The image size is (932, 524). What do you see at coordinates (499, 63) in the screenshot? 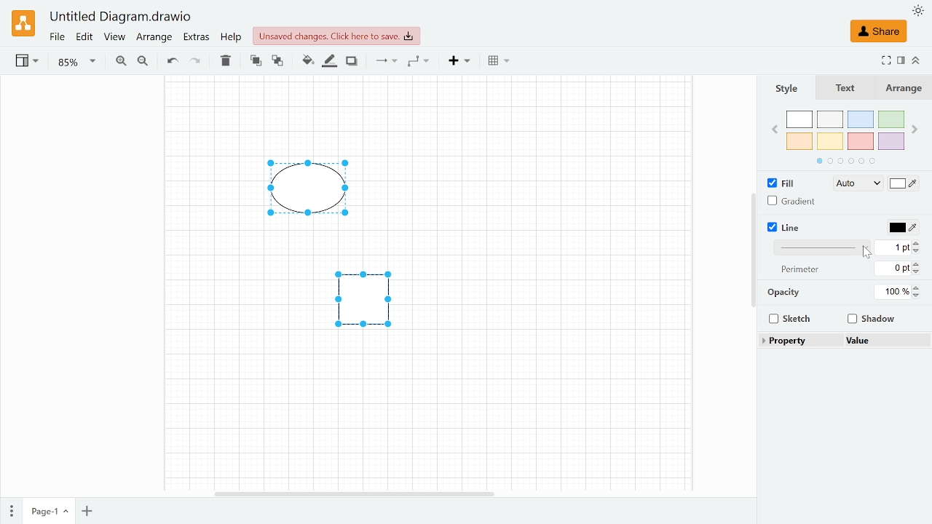
I see `Table` at bounding box center [499, 63].